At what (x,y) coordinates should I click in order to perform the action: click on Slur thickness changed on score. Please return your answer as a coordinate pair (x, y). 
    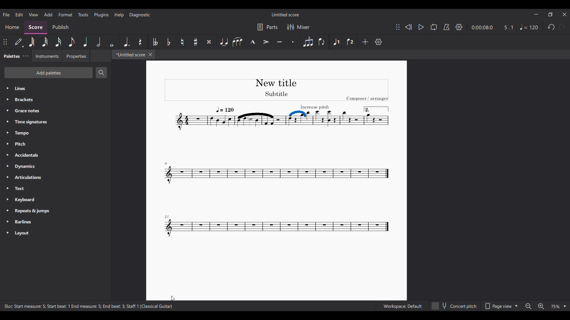
    Looking at the image, I should click on (272, 115).